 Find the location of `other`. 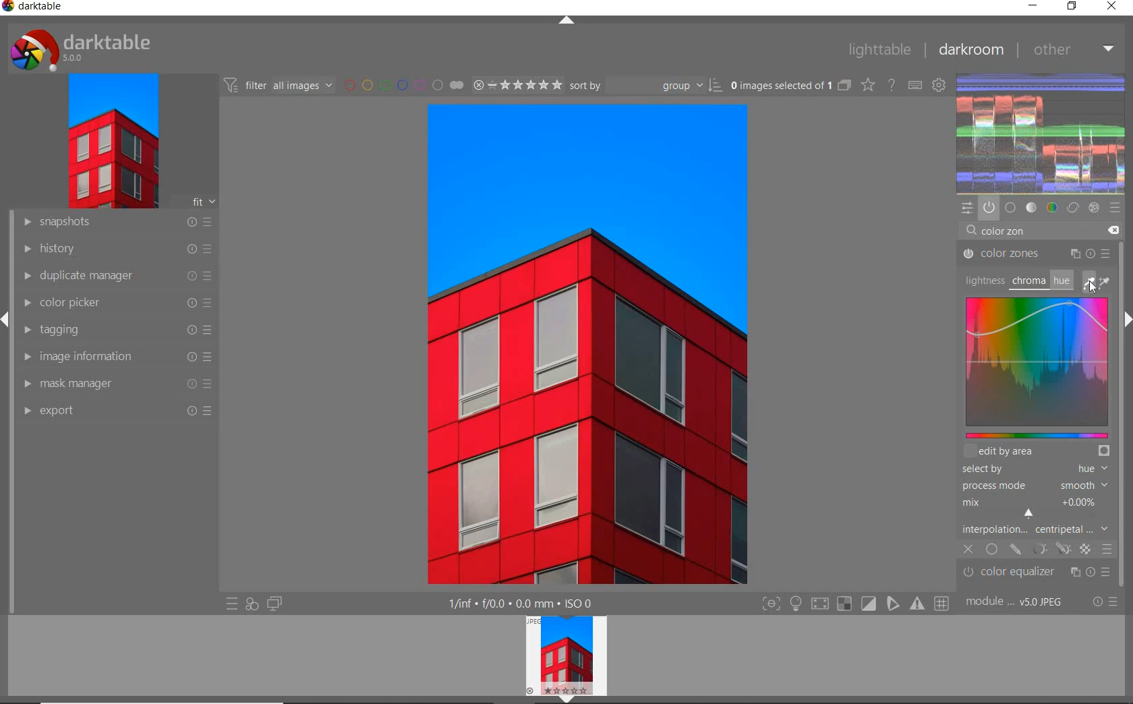

other is located at coordinates (1074, 49).